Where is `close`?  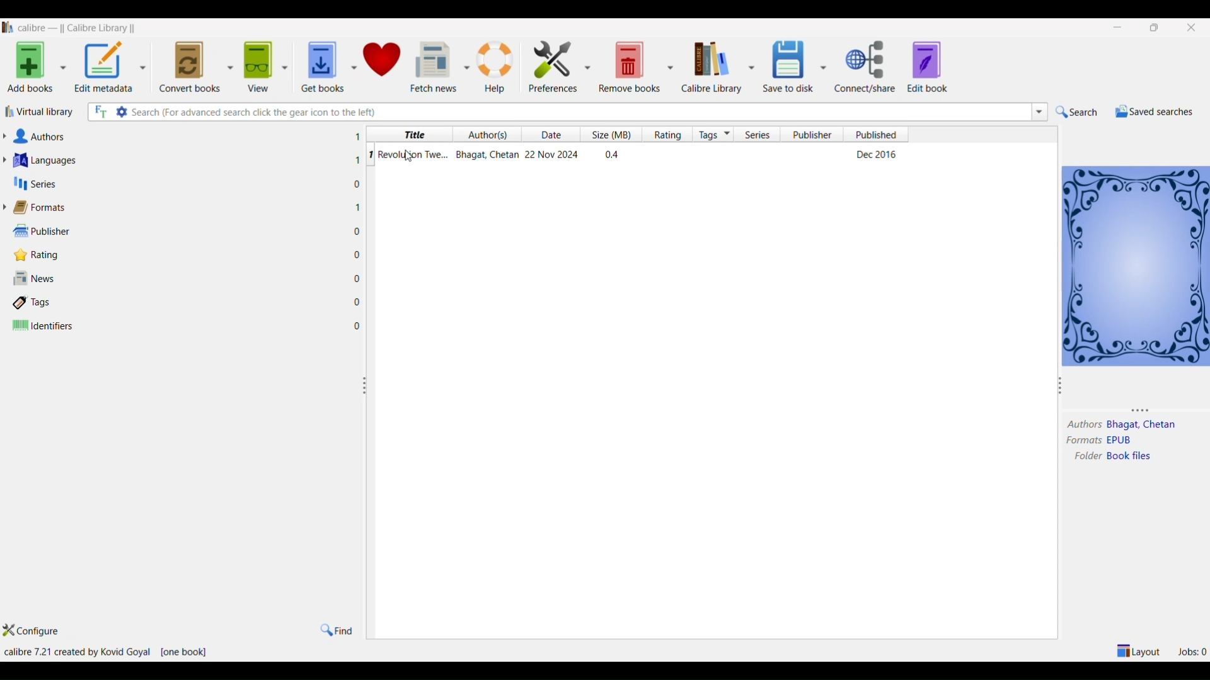 close is located at coordinates (1192, 26).